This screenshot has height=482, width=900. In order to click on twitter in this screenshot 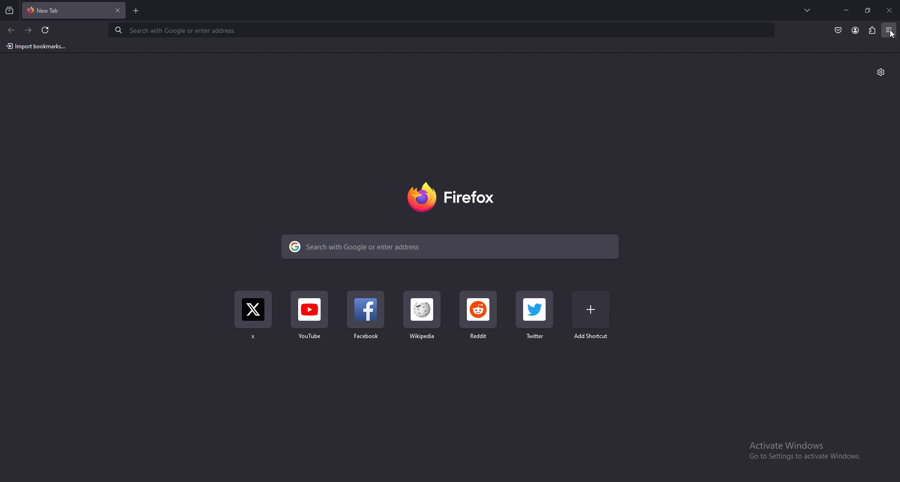, I will do `click(253, 319)`.